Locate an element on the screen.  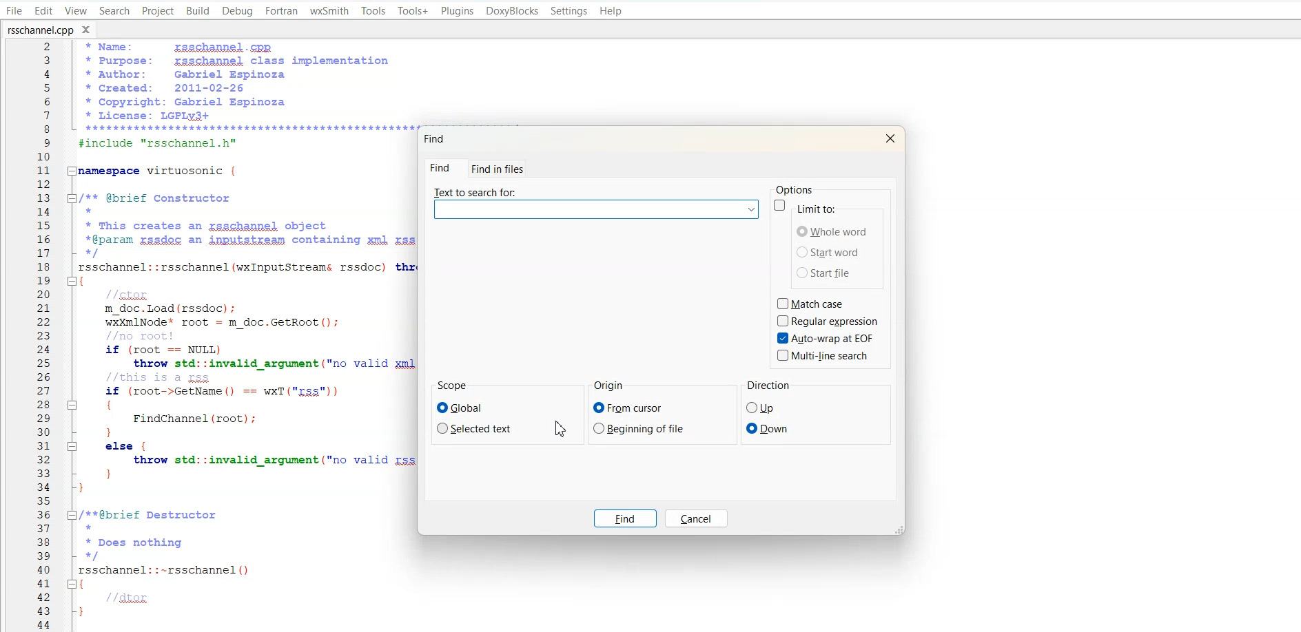
Regular expression is located at coordinates (830, 321).